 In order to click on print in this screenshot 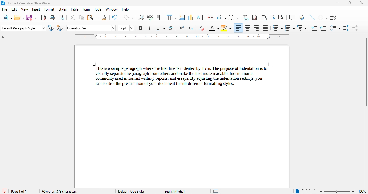, I will do `click(53, 17)`.